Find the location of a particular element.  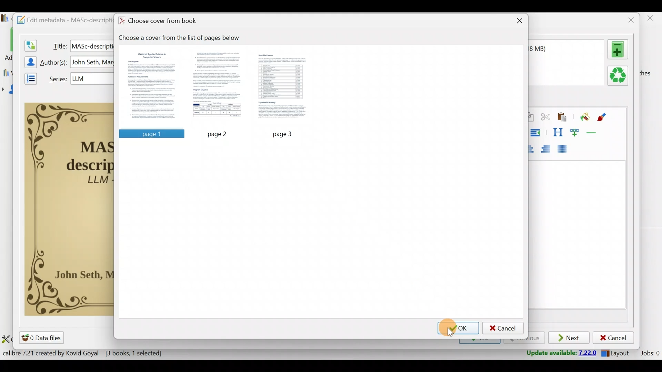

 is located at coordinates (219, 134).